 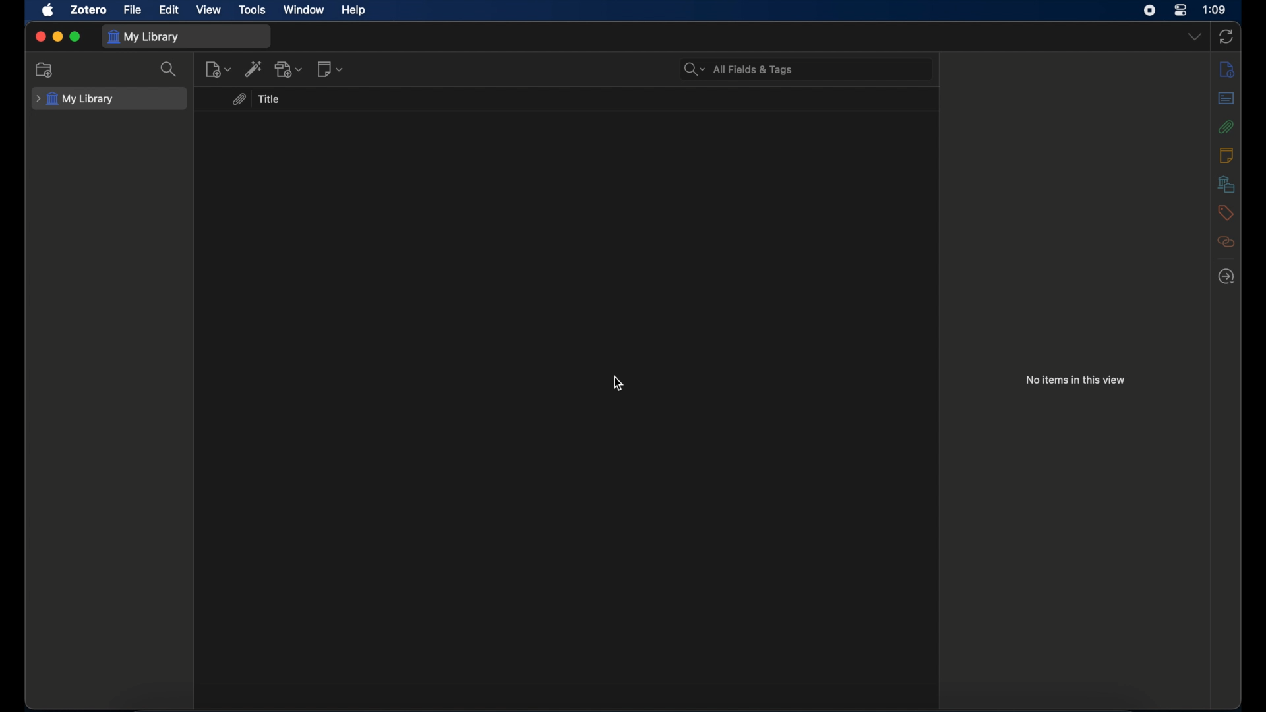 What do you see at coordinates (1076, 380) in the screenshot?
I see `no items in this view` at bounding box center [1076, 380].